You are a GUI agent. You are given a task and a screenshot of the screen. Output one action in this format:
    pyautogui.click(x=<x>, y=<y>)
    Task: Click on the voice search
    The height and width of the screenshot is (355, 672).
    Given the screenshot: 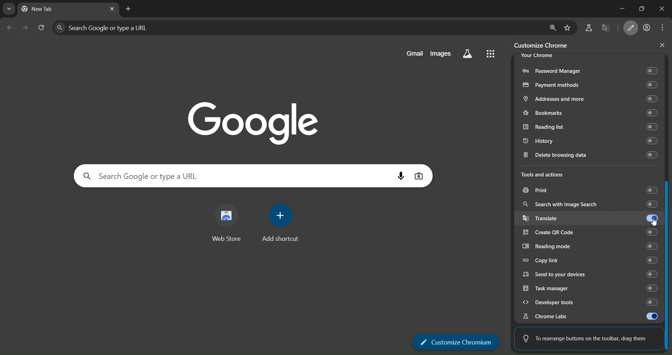 What is the action you would take?
    pyautogui.click(x=397, y=177)
    